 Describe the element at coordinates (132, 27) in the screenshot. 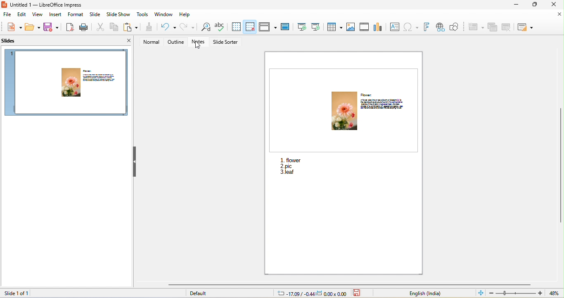

I see `paste` at that location.